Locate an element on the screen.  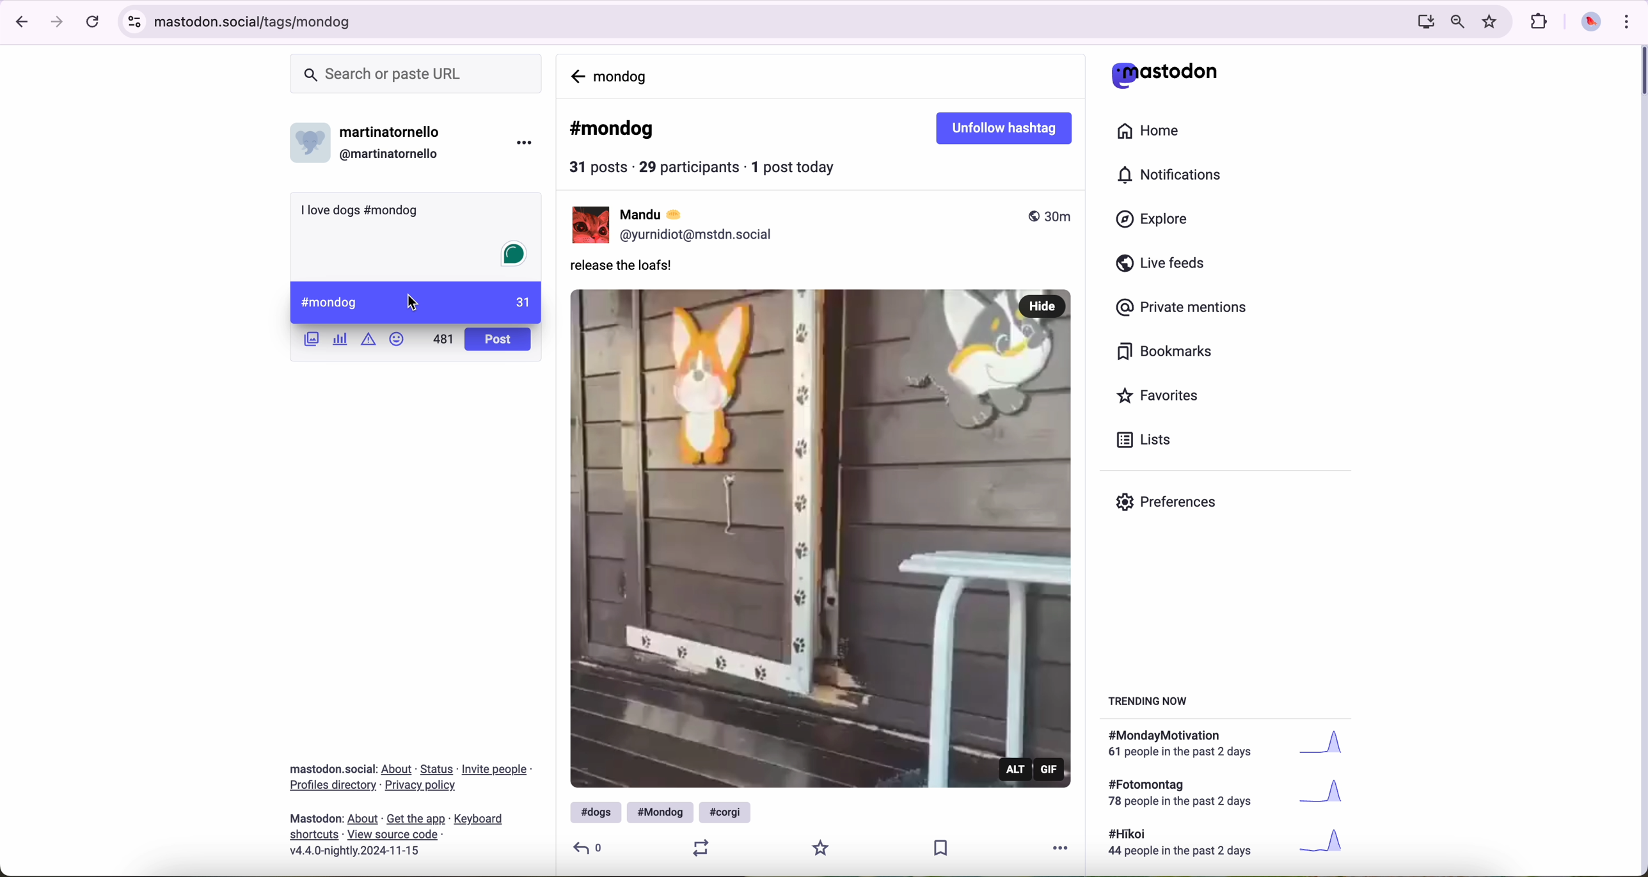
user name is located at coordinates (395, 133).